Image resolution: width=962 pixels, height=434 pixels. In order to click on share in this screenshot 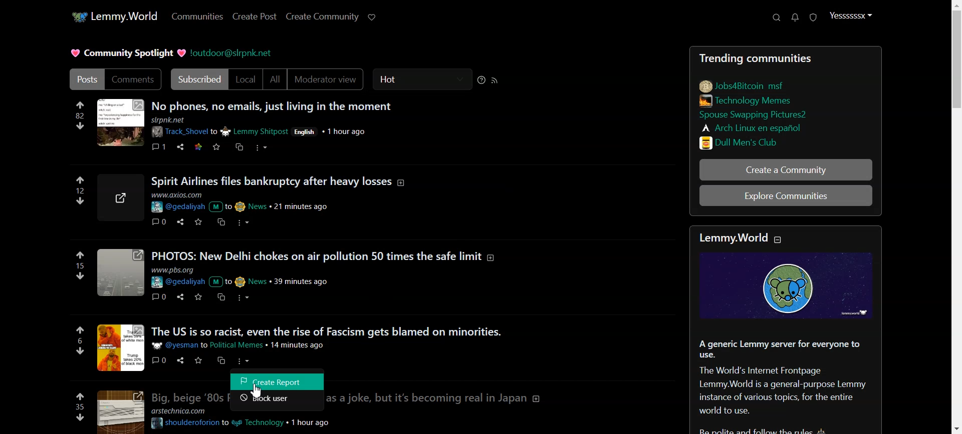, I will do `click(180, 147)`.